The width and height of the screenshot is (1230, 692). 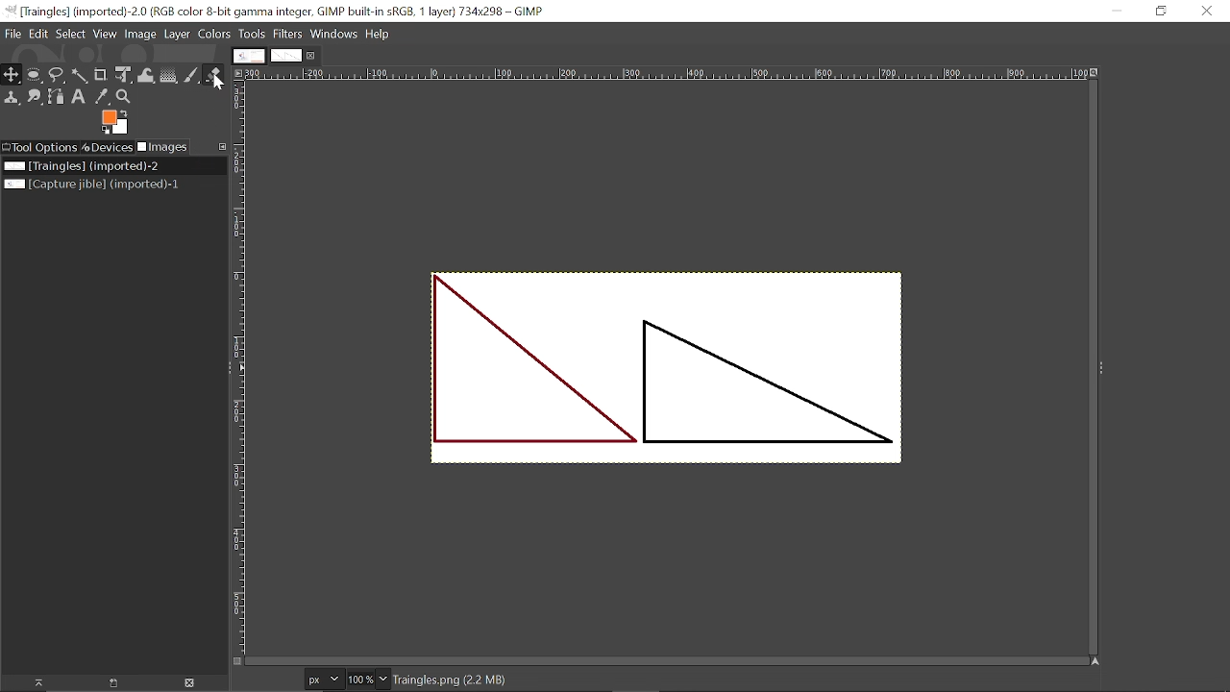 What do you see at coordinates (359, 680) in the screenshot?
I see `Current zoom` at bounding box center [359, 680].